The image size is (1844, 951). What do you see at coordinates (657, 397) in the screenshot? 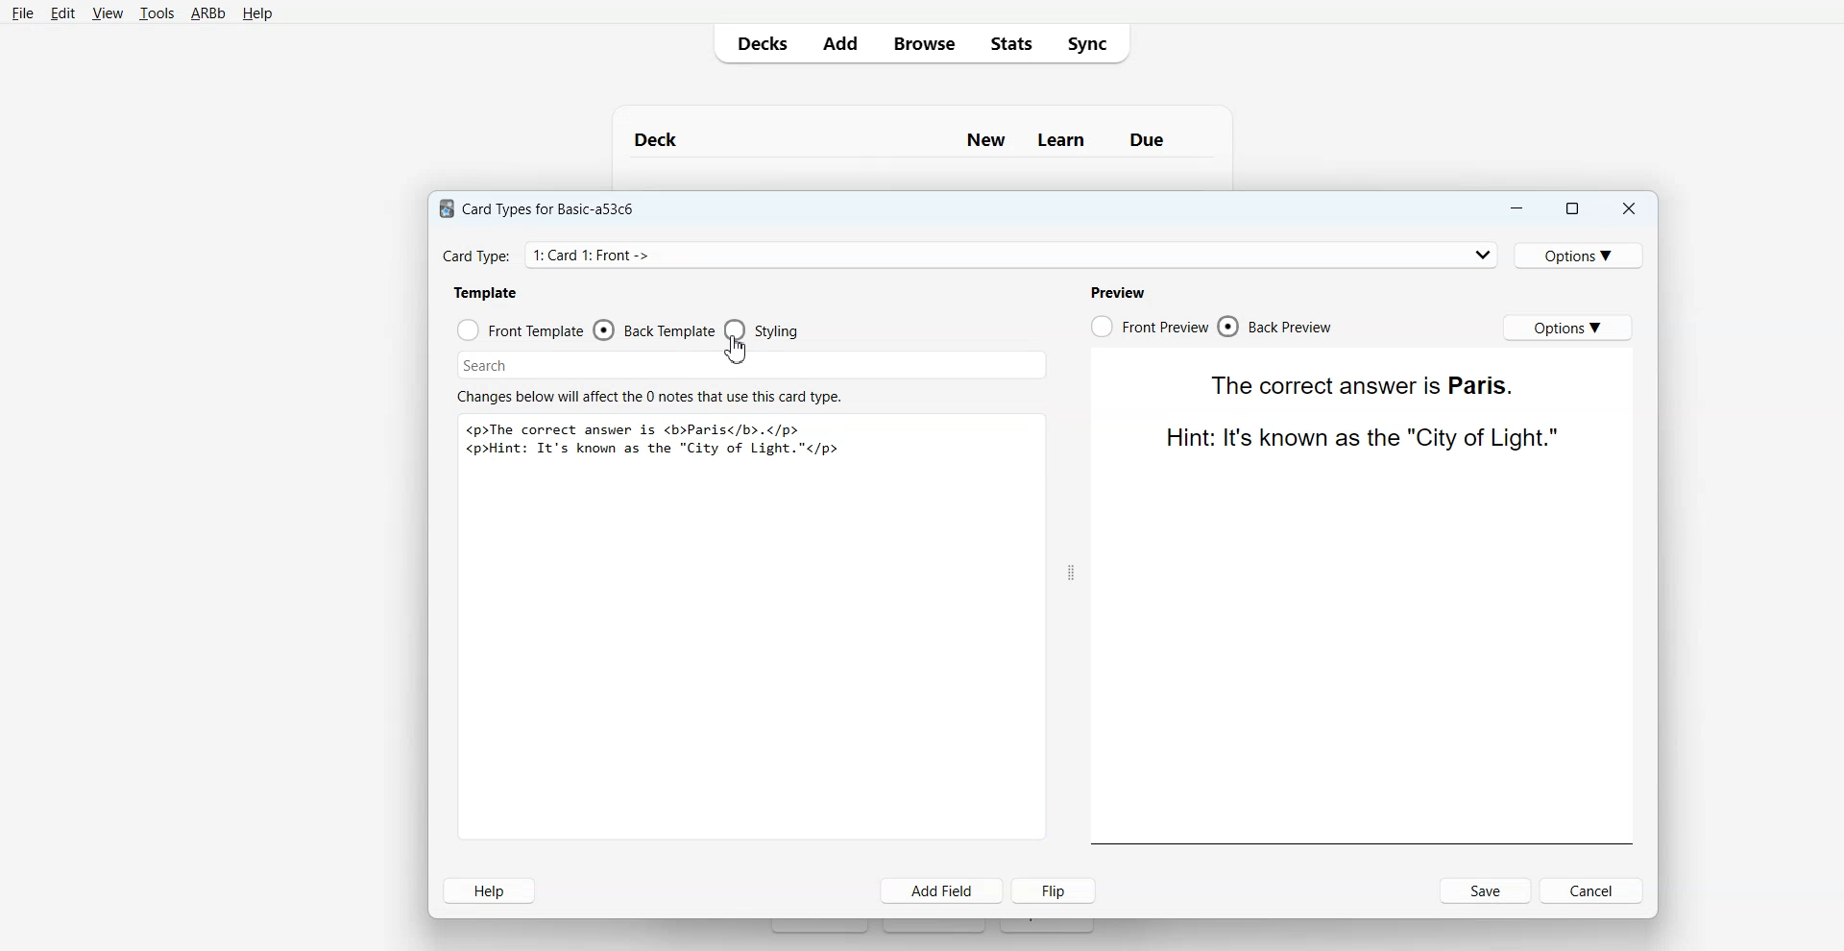
I see `Changes below will affect the 0 notes that use this card type` at bounding box center [657, 397].